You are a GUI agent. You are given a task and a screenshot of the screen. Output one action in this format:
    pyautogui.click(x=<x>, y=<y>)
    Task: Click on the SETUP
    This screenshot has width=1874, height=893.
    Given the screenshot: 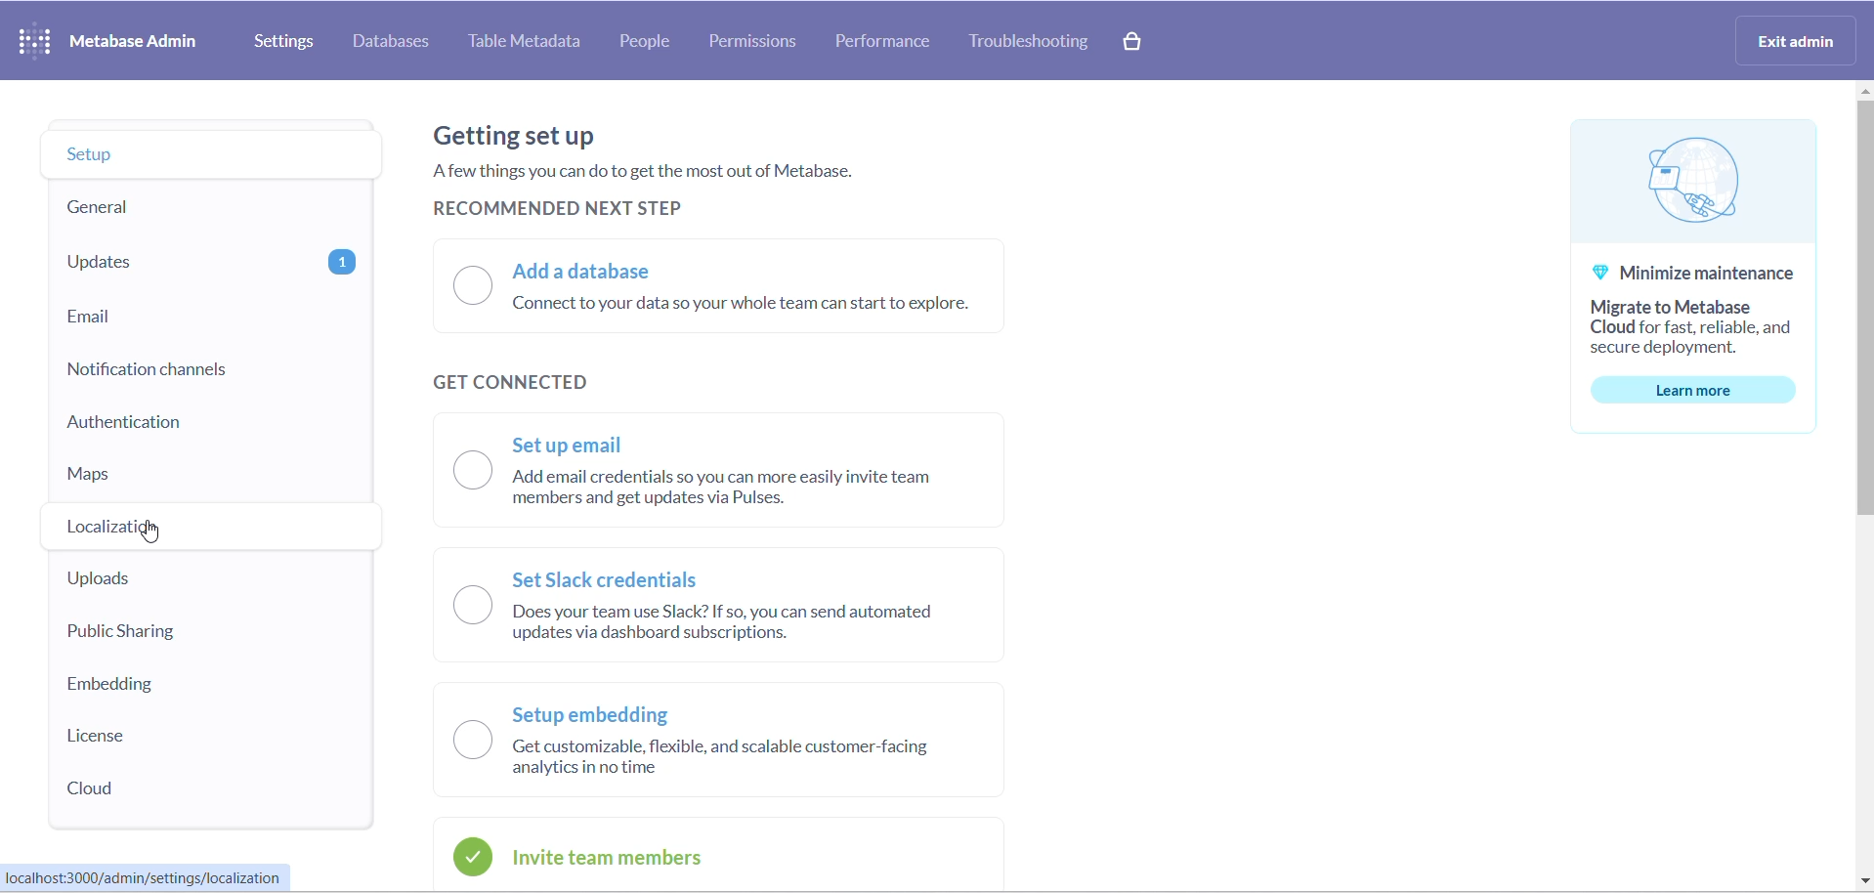 What is the action you would take?
    pyautogui.click(x=207, y=155)
    